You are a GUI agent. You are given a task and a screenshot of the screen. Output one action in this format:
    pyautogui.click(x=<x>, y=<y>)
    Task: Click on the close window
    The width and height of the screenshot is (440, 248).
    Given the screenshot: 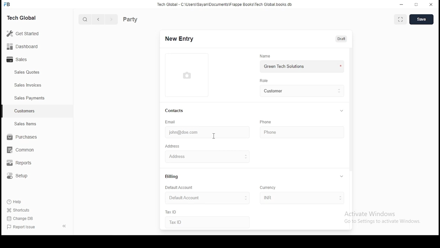 What is the action you would take?
    pyautogui.click(x=430, y=5)
    